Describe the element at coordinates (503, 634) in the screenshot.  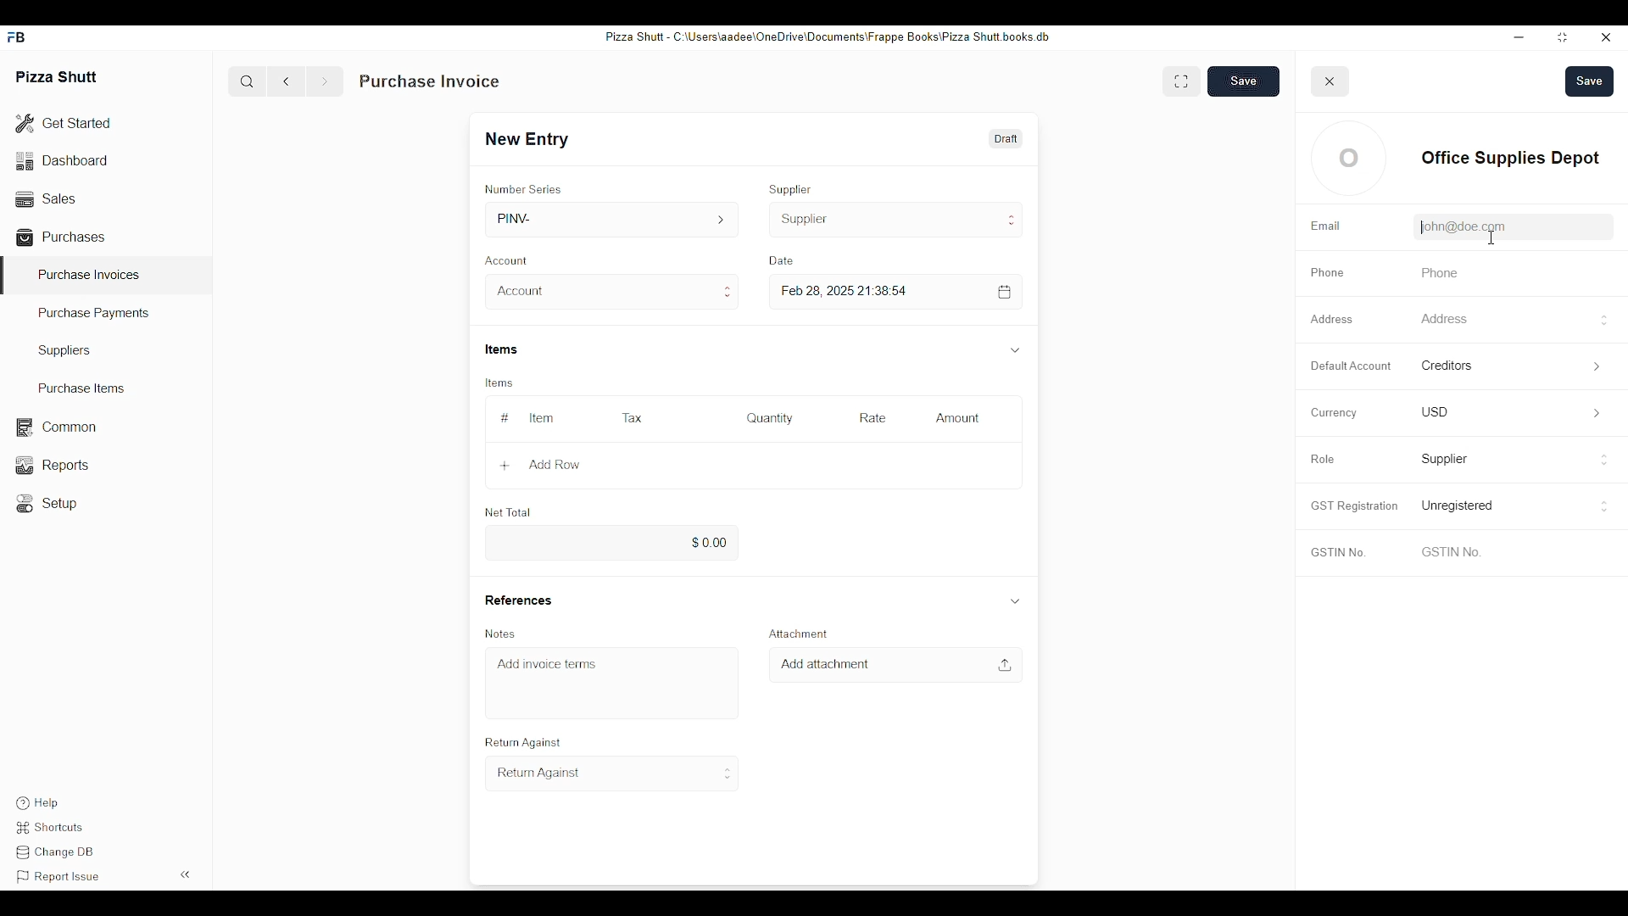
I see `Notes` at that location.